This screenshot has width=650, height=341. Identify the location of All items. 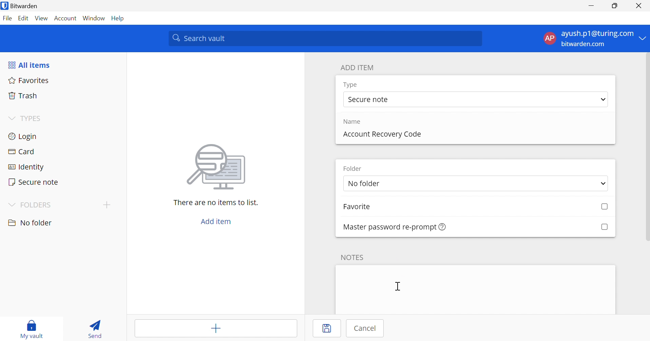
(31, 66).